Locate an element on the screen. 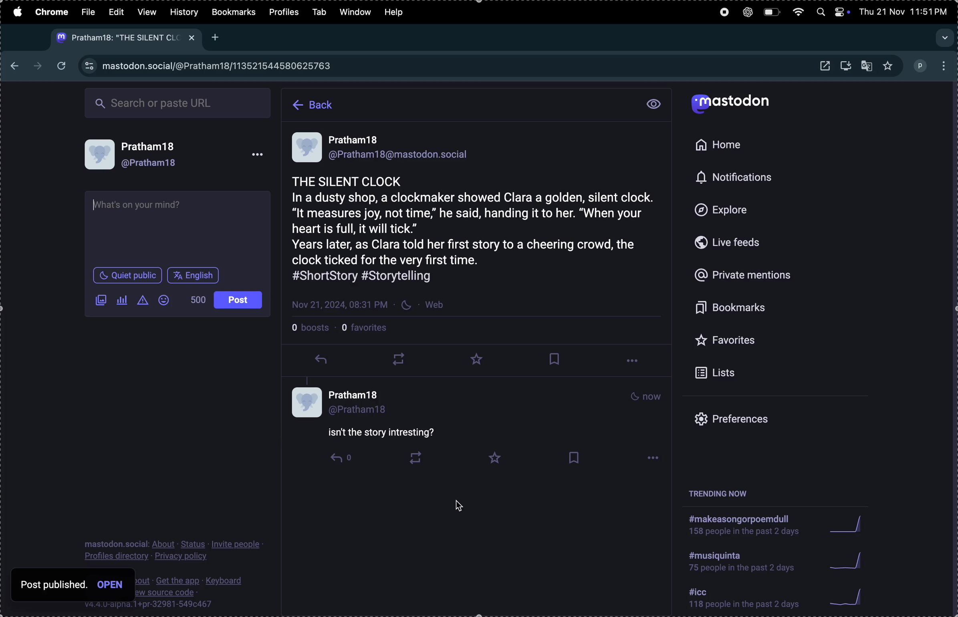 Image resolution: width=958 pixels, height=617 pixels. home is located at coordinates (724, 145).